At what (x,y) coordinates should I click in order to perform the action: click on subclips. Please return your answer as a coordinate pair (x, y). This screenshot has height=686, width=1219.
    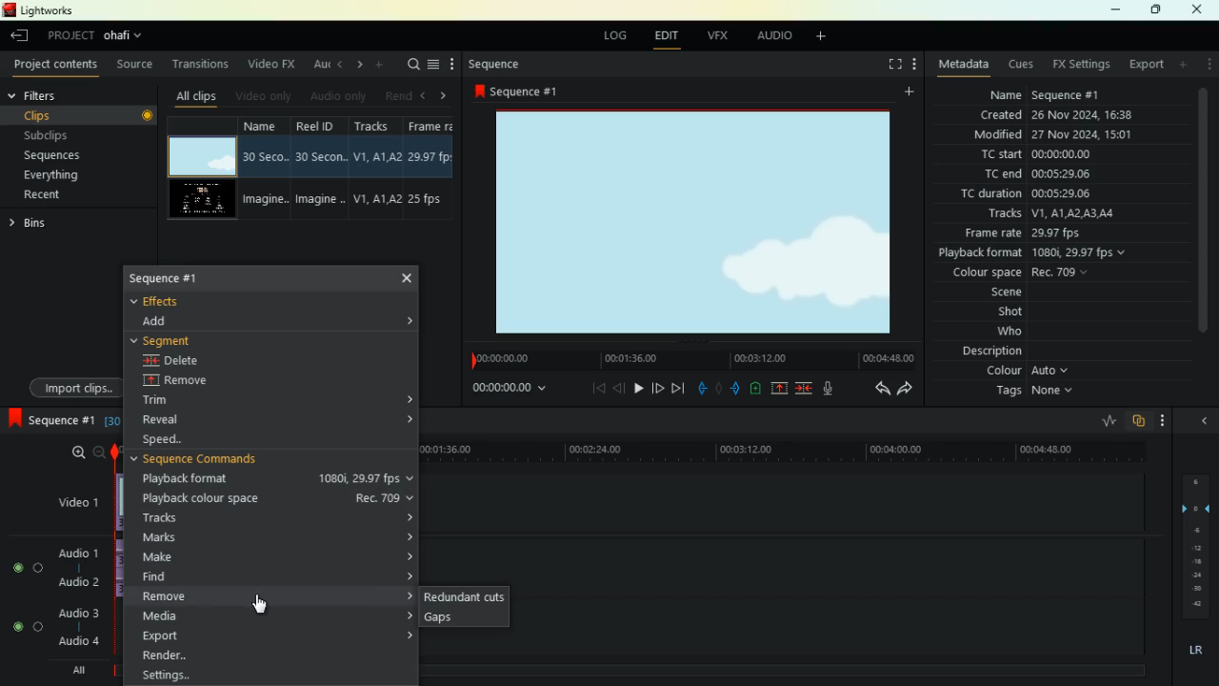
    Looking at the image, I should click on (61, 135).